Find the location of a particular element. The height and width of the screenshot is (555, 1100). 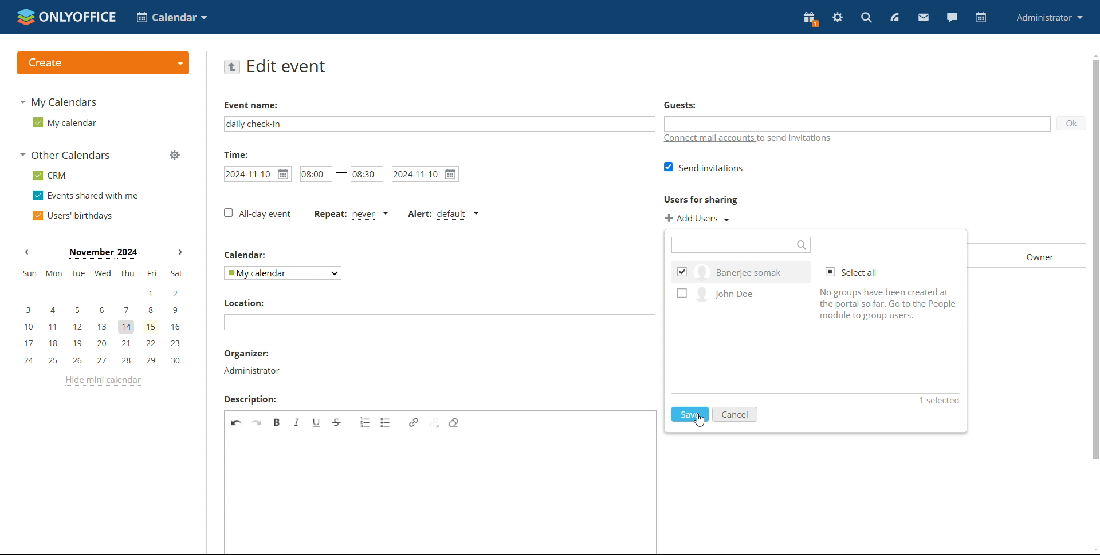

add location is located at coordinates (439, 322).